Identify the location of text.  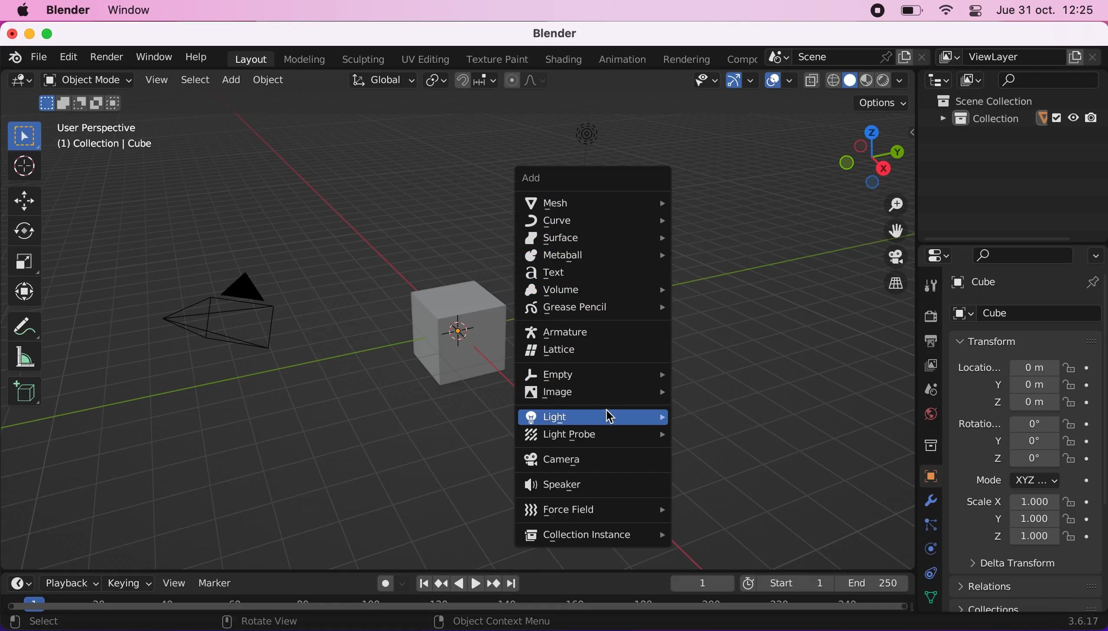
(559, 273).